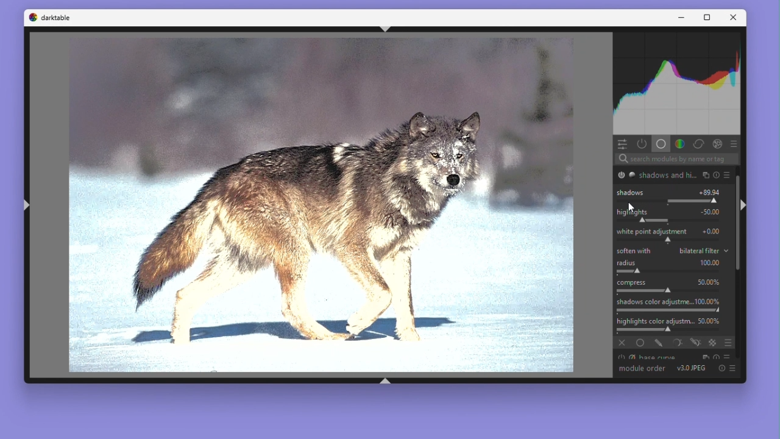  Describe the element at coordinates (729, 357) in the screenshot. I see `presets` at that location.